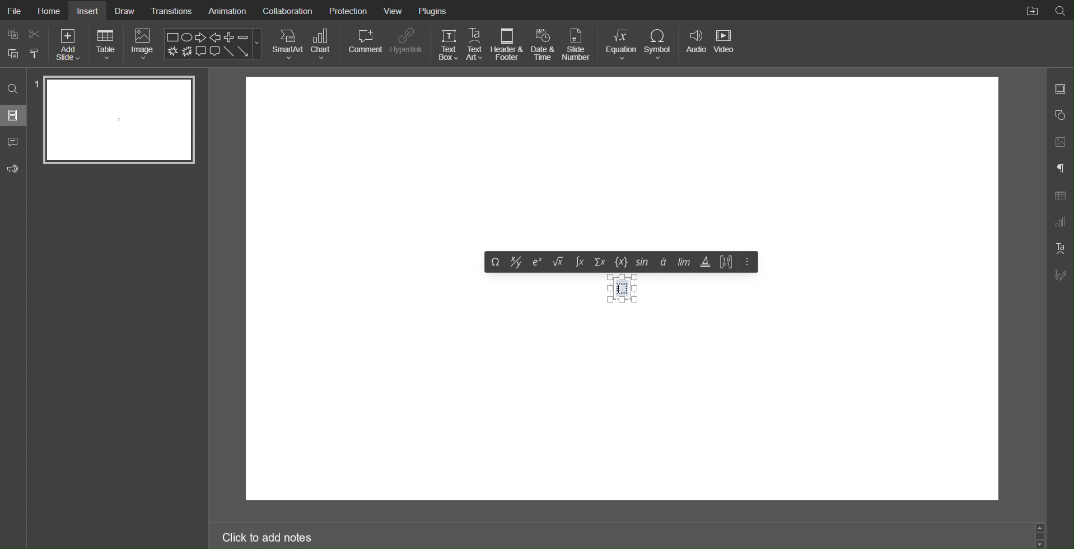  I want to click on Fractions, so click(516, 262).